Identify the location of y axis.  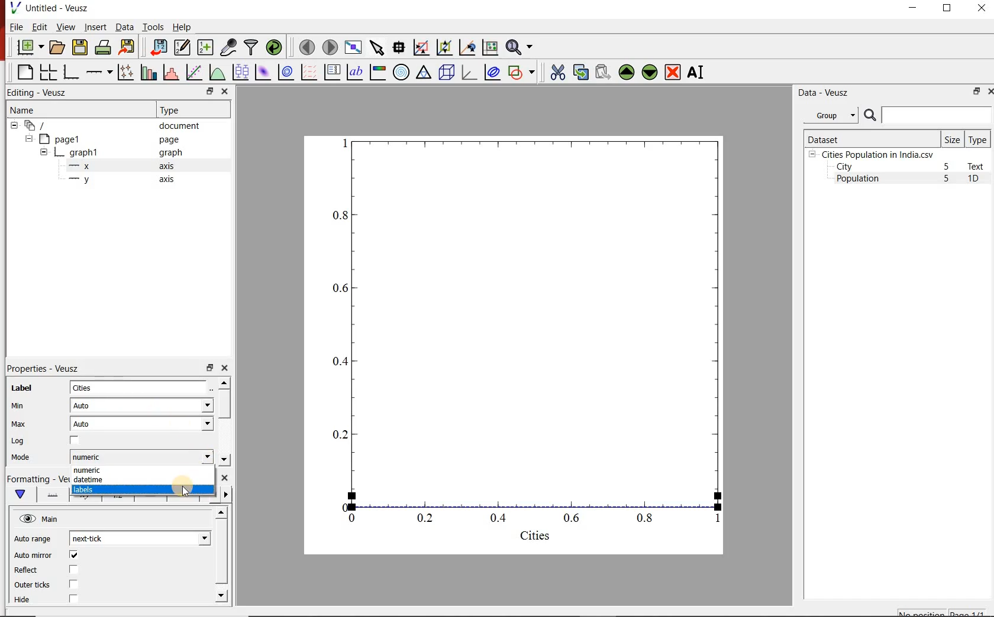
(124, 180).